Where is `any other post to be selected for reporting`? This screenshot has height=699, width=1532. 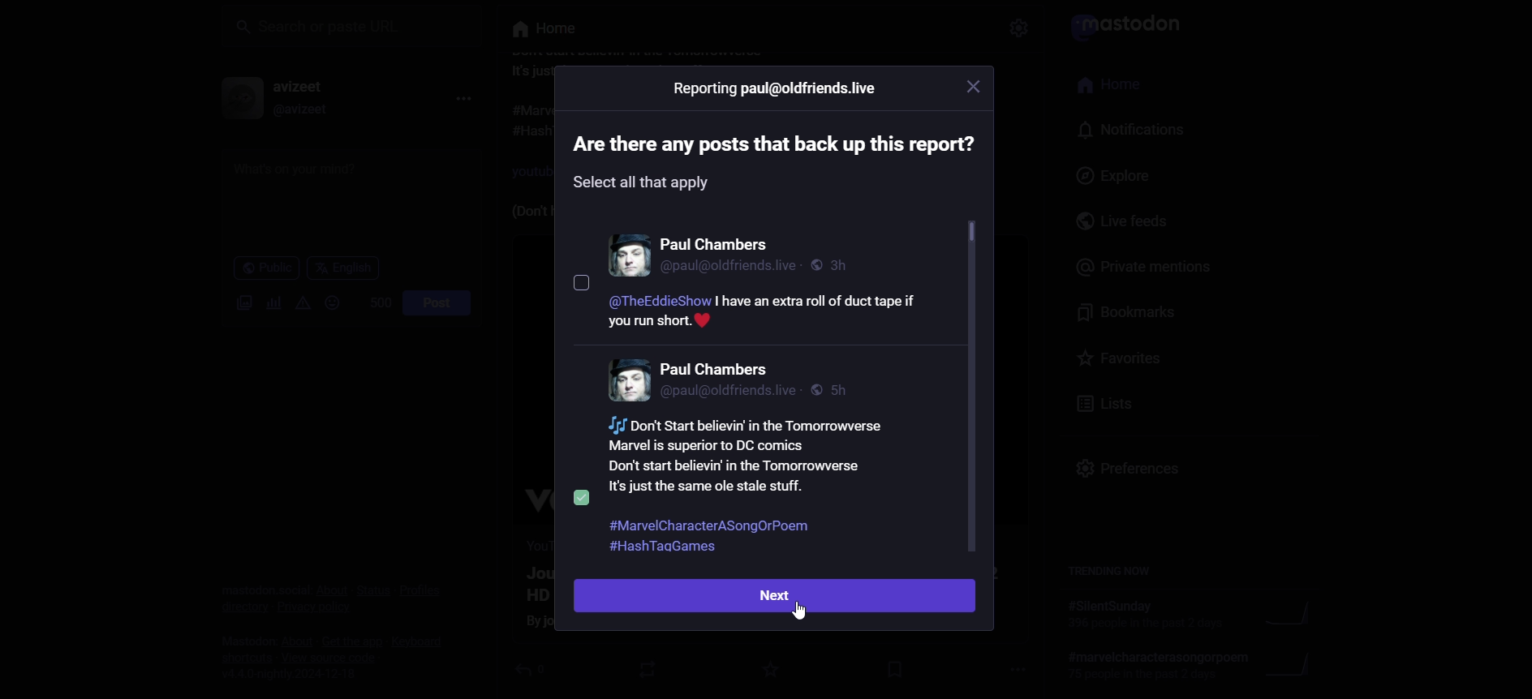
any other post to be selected for reporting is located at coordinates (626, 381).